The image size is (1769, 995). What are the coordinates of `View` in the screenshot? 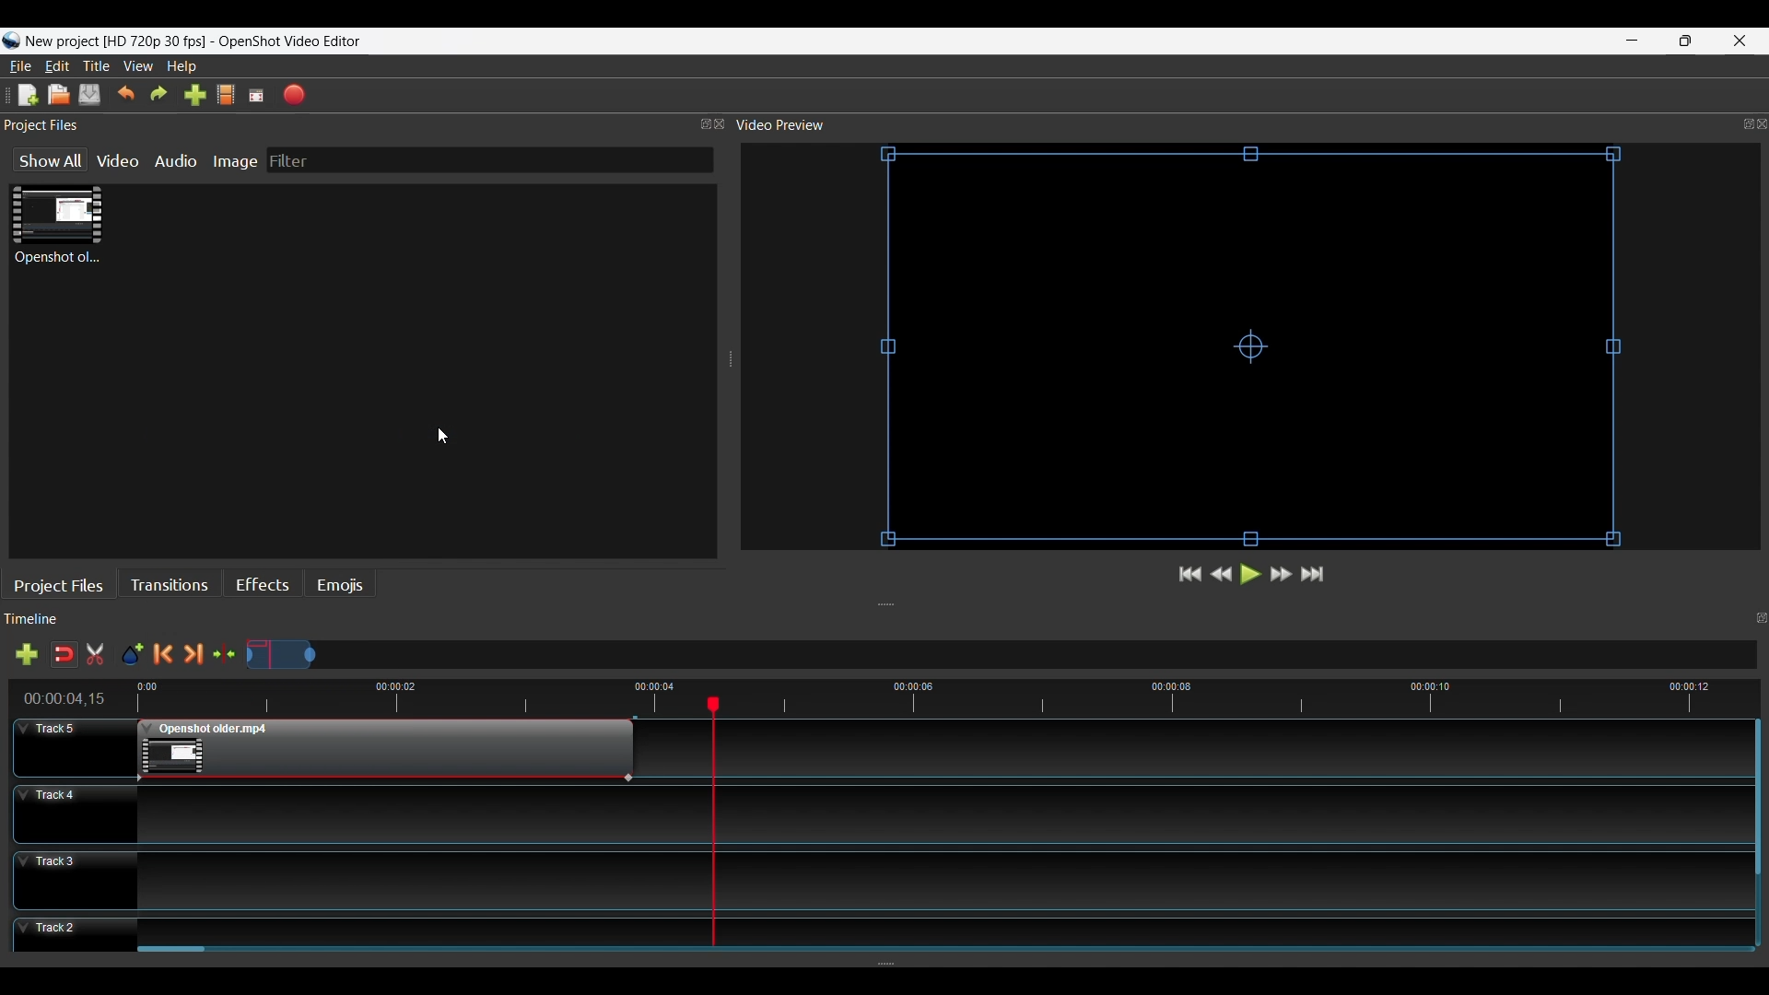 It's located at (140, 66).